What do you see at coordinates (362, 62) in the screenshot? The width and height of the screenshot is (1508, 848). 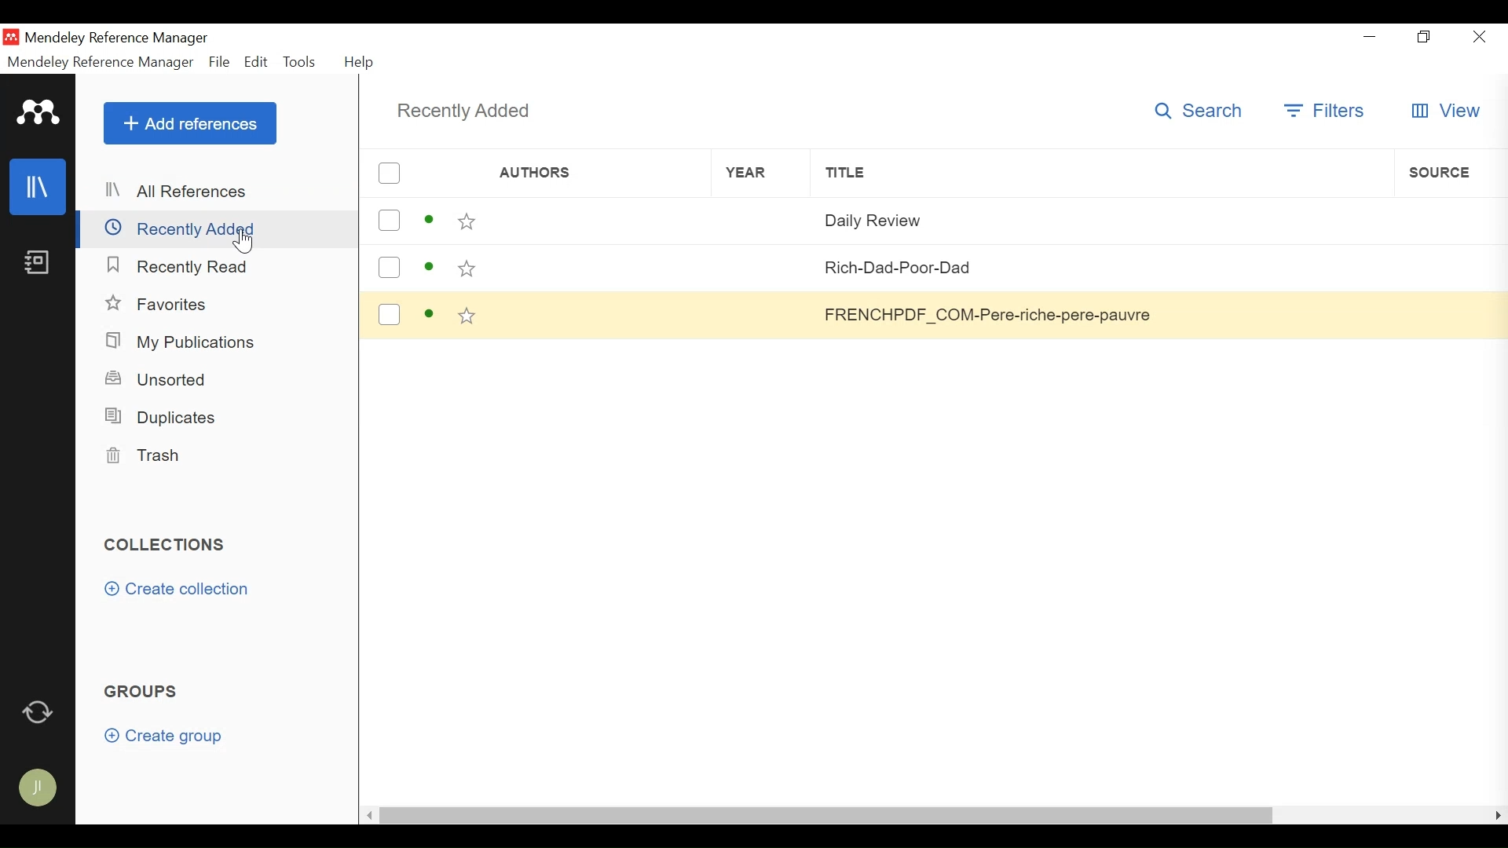 I see `Help` at bounding box center [362, 62].